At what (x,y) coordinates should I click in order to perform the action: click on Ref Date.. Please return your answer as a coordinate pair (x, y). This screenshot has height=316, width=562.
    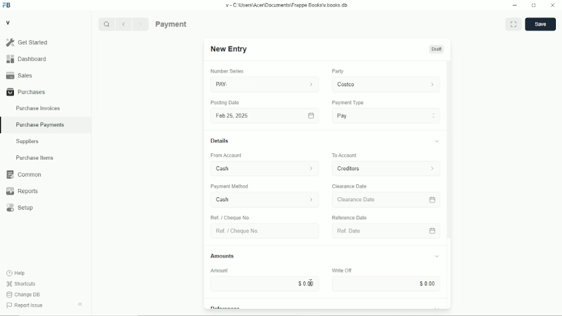
    Looking at the image, I should click on (380, 230).